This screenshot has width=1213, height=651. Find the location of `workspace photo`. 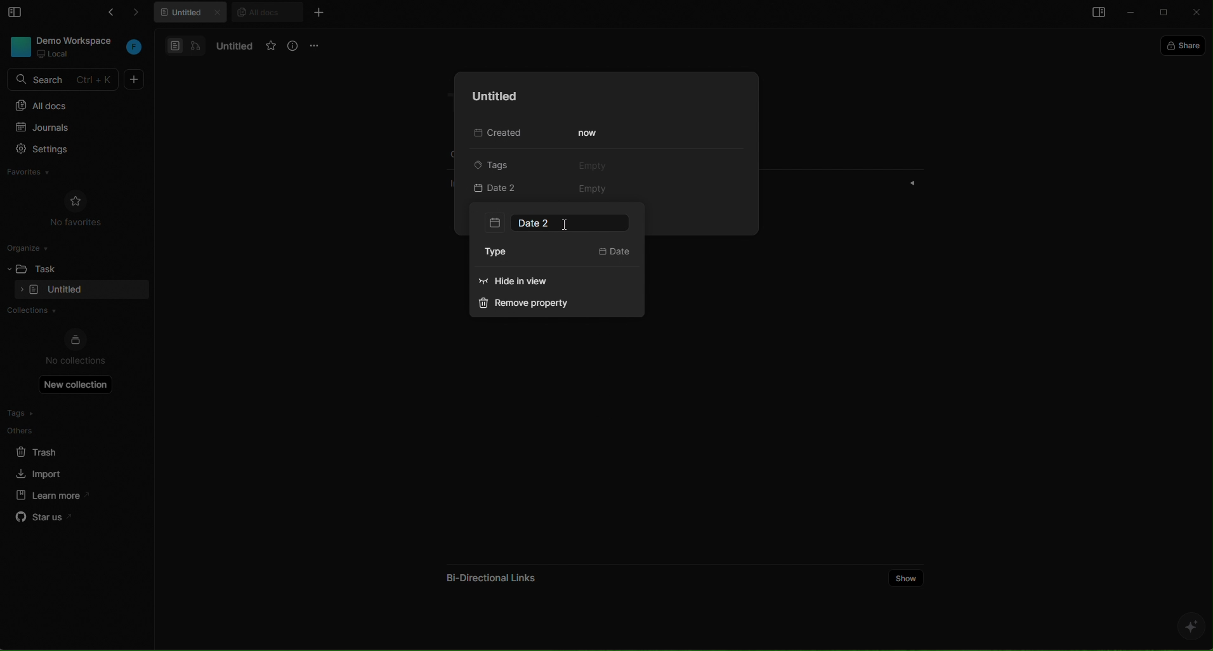

workspace photo is located at coordinates (19, 46).